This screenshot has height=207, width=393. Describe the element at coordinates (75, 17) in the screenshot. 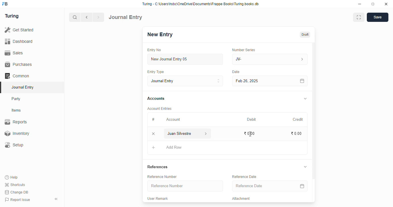

I see `search` at that location.